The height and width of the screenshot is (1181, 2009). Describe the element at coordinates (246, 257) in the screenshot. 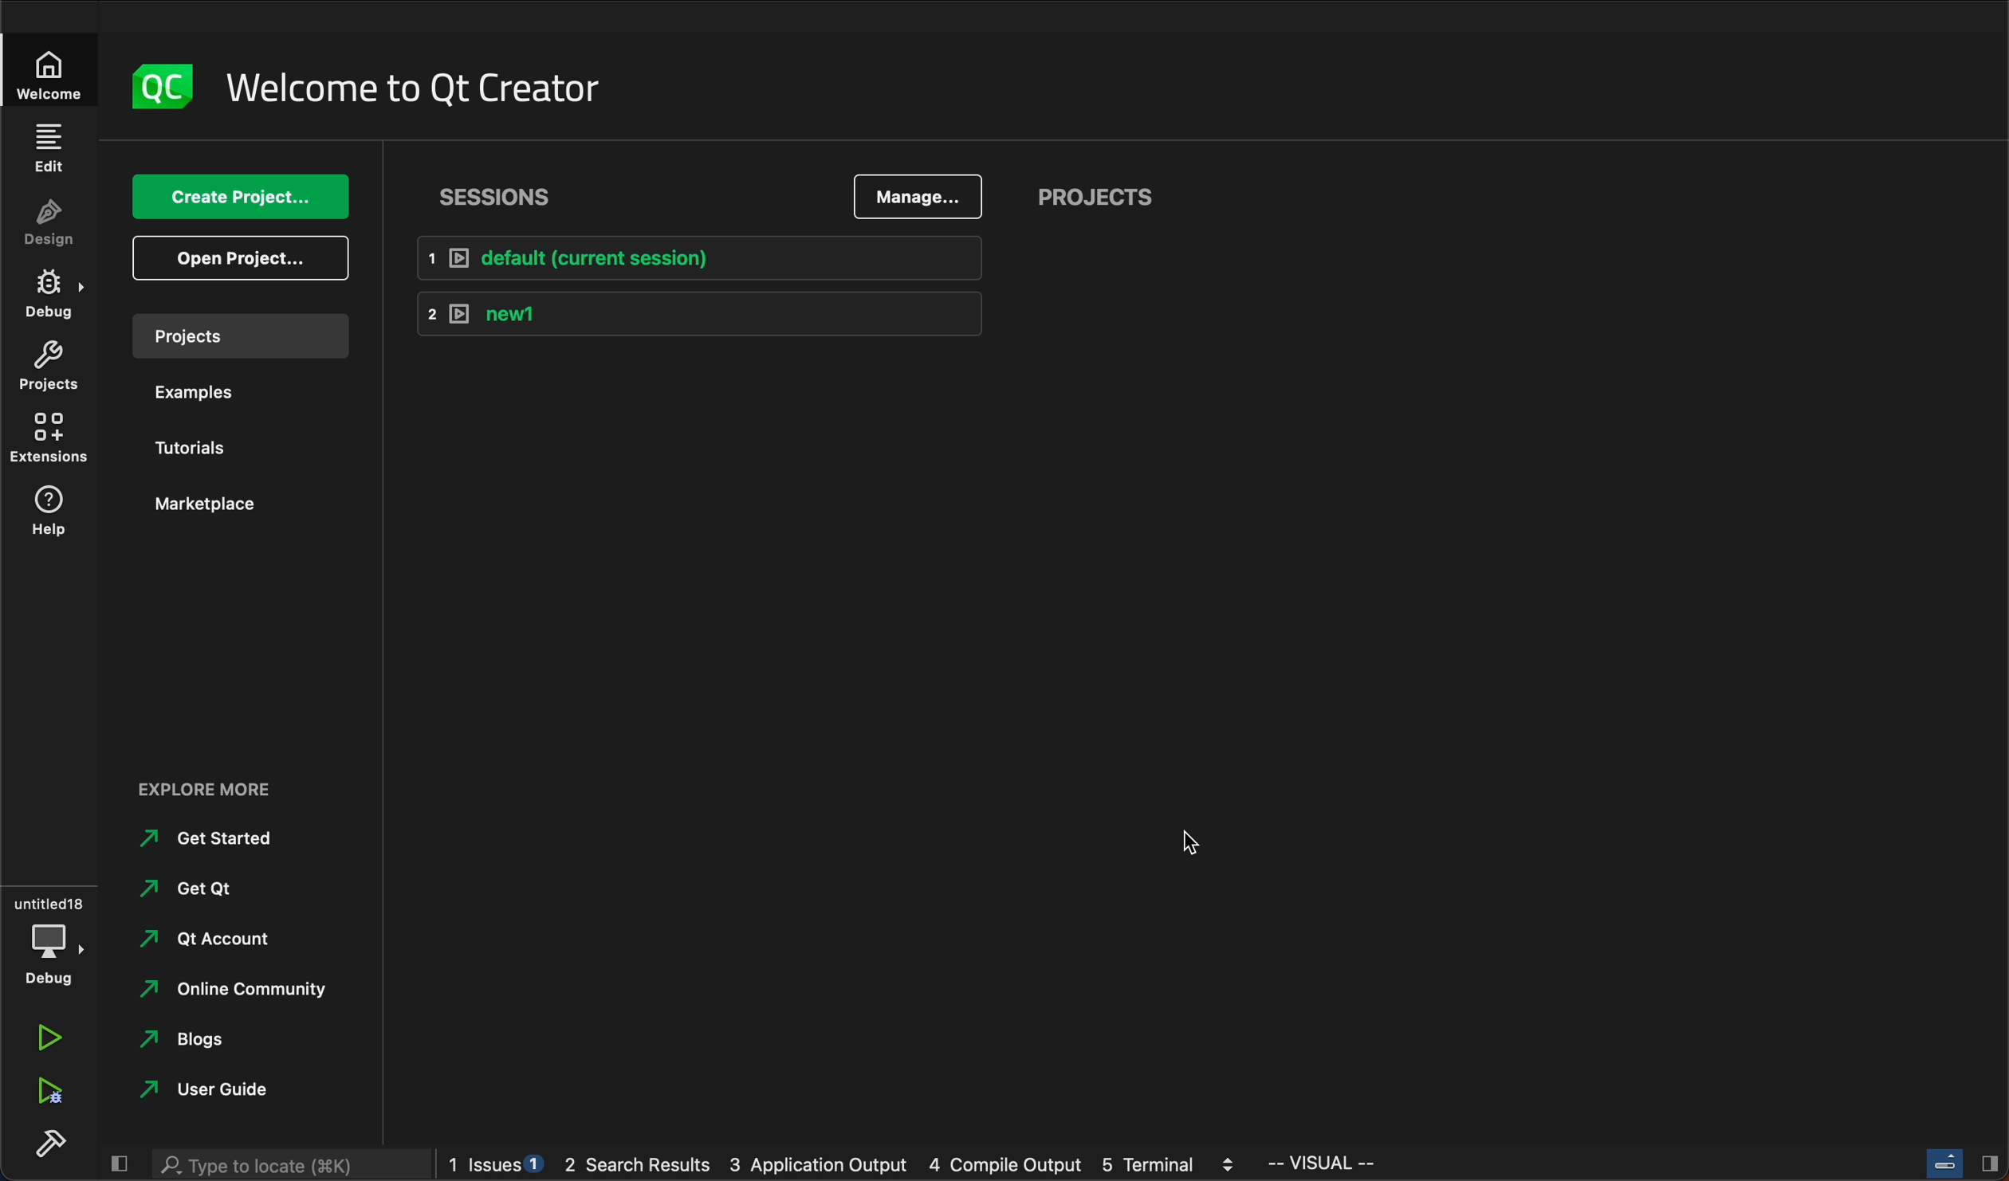

I see `open projects` at that location.